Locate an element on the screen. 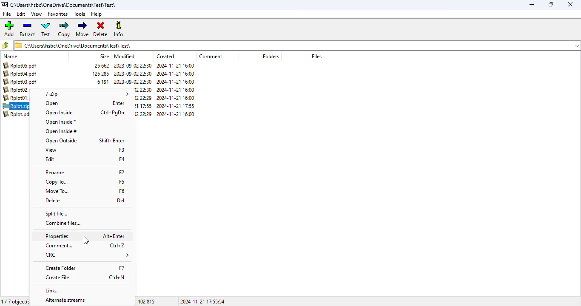 The width and height of the screenshot is (581, 306). file name is located at coordinates (19, 82).